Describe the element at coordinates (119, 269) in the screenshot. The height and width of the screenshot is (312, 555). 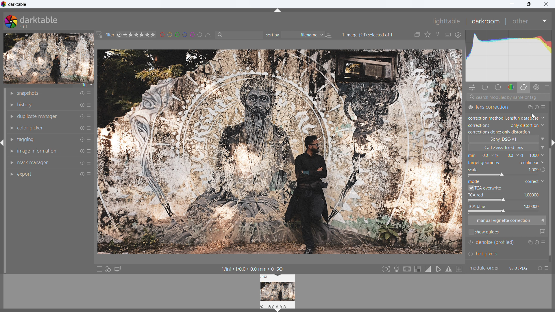
I see `display a second darkroom image window` at that location.